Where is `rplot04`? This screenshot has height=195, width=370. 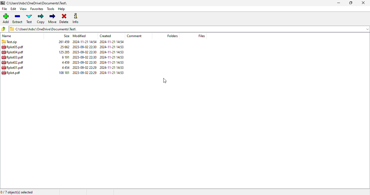 rplot04 is located at coordinates (12, 52).